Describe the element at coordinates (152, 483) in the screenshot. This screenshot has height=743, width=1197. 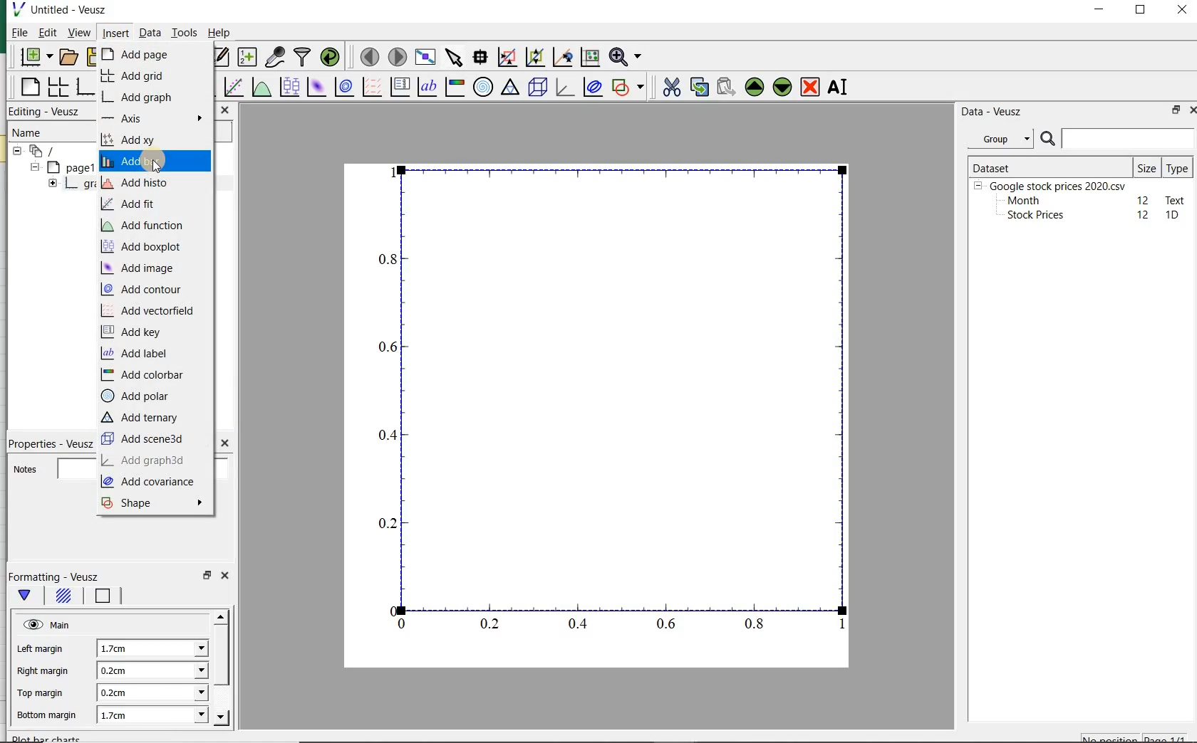
I see `Add covariance` at that location.